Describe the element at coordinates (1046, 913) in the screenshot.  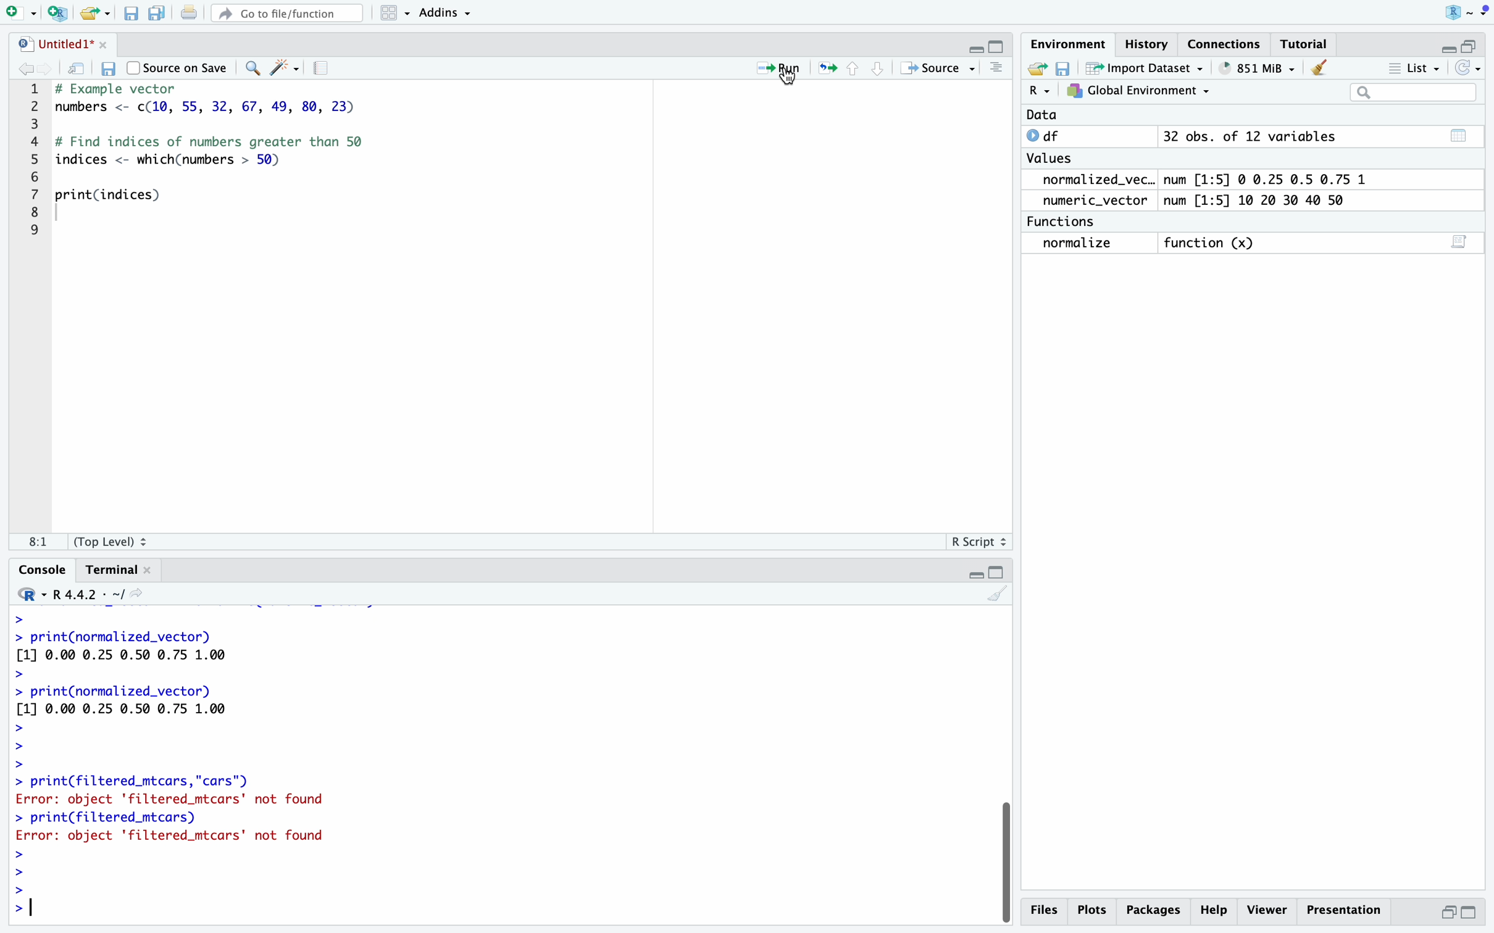
I see `Files` at that location.